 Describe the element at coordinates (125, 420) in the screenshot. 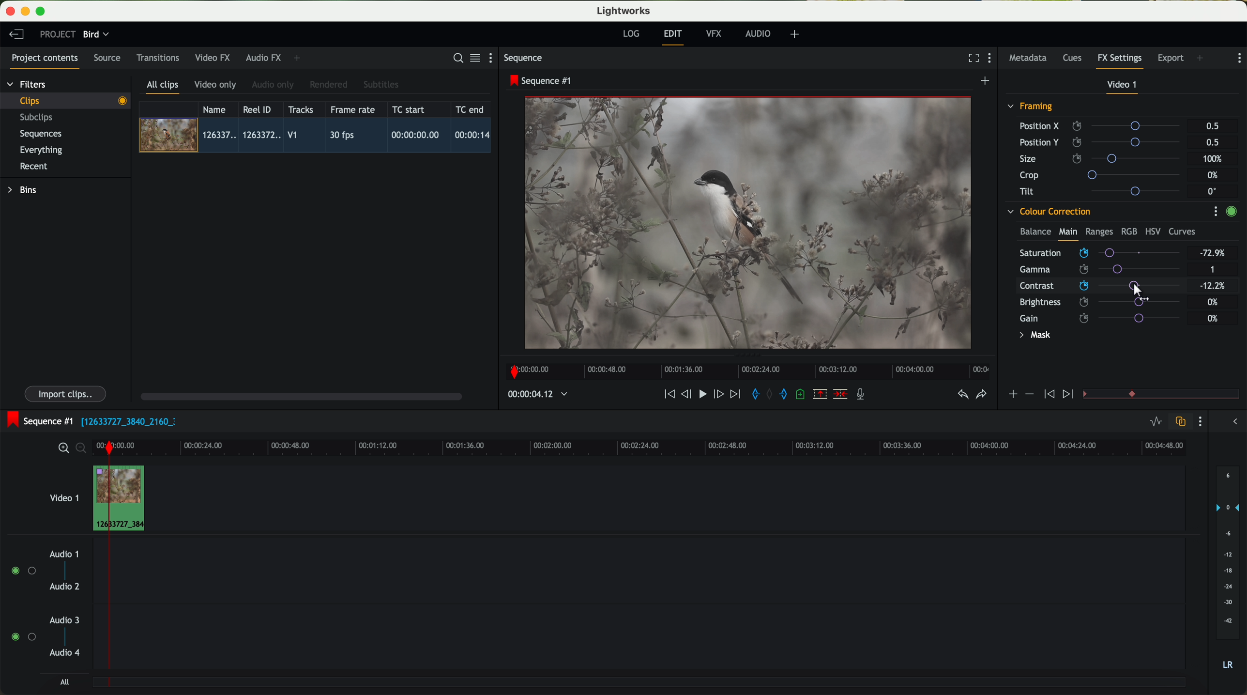

I see `black` at that location.